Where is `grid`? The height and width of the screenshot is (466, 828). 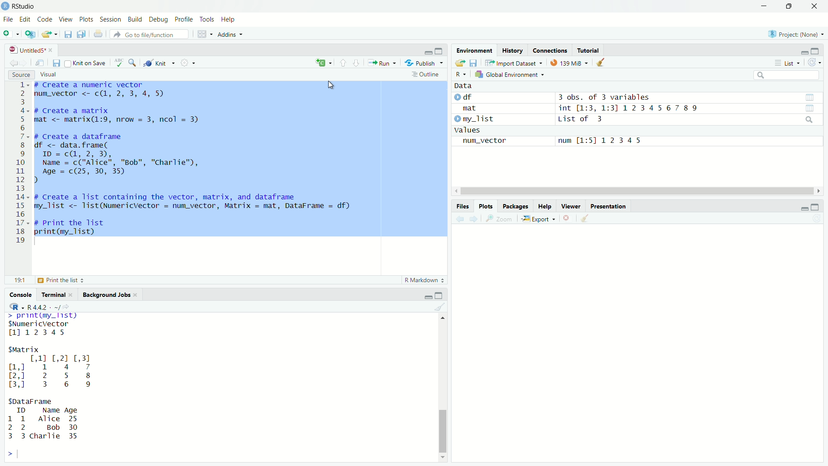
grid is located at coordinates (204, 34).